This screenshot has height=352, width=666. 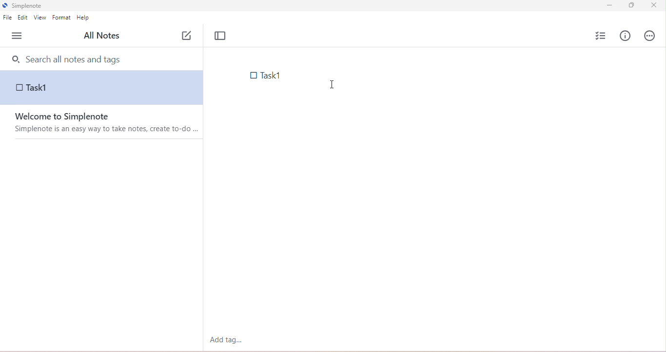 What do you see at coordinates (602, 36) in the screenshot?
I see `insert checklist` at bounding box center [602, 36].